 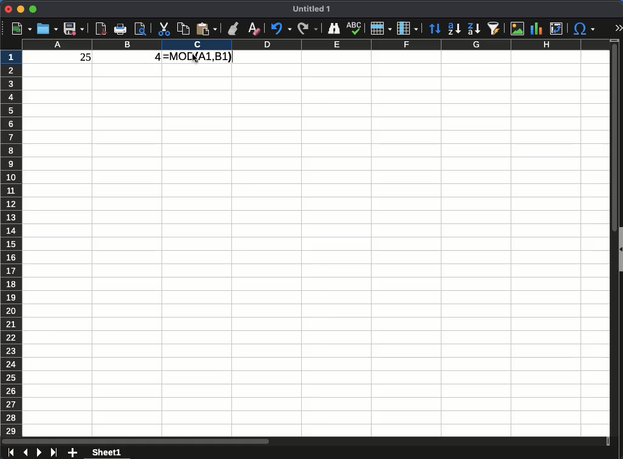 What do you see at coordinates (197, 56) in the screenshot?
I see `=MOD(A1, B1)` at bounding box center [197, 56].